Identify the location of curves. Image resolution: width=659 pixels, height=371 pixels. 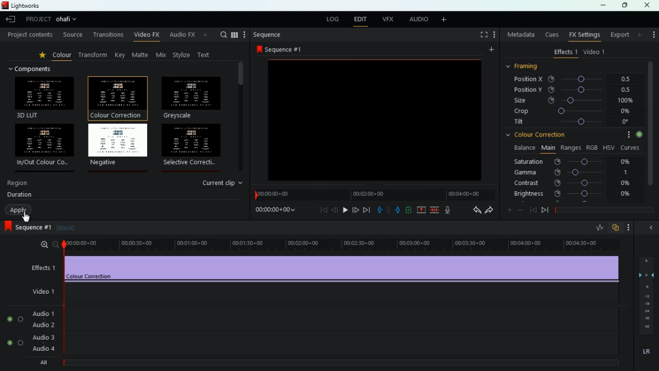
(632, 147).